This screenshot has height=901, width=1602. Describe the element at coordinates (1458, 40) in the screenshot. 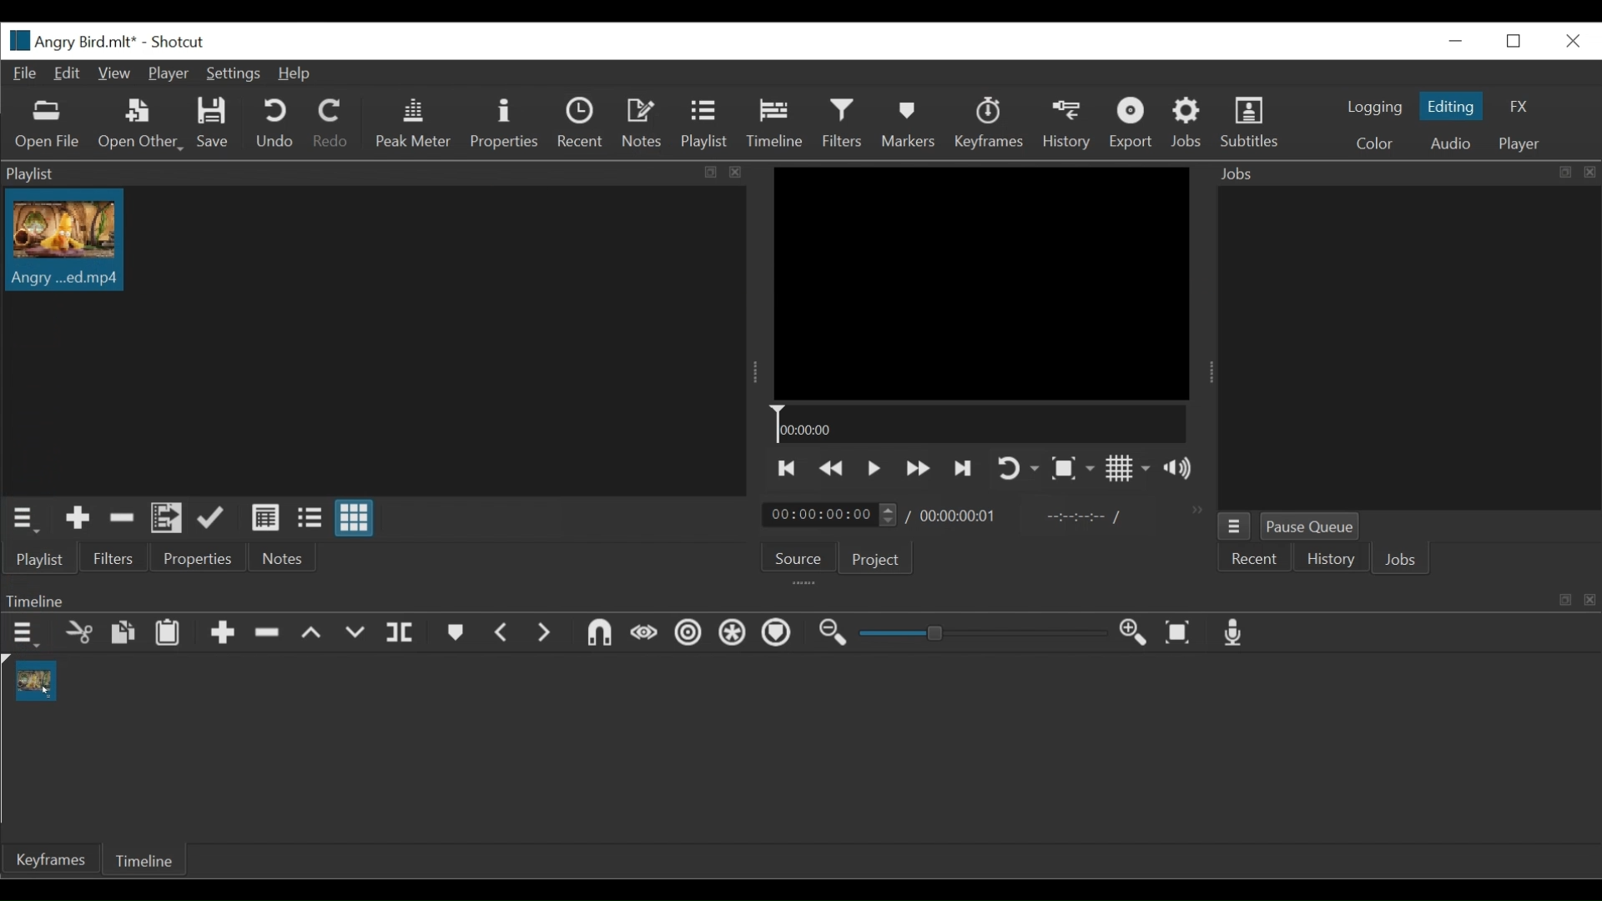

I see `Close` at that location.